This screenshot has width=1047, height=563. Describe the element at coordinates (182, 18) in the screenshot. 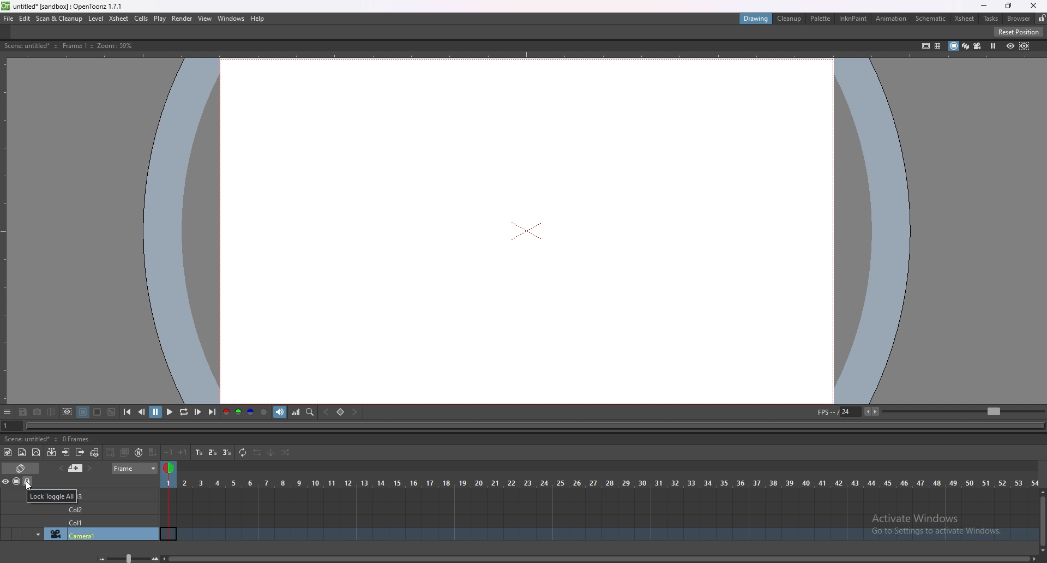

I see `render` at that location.